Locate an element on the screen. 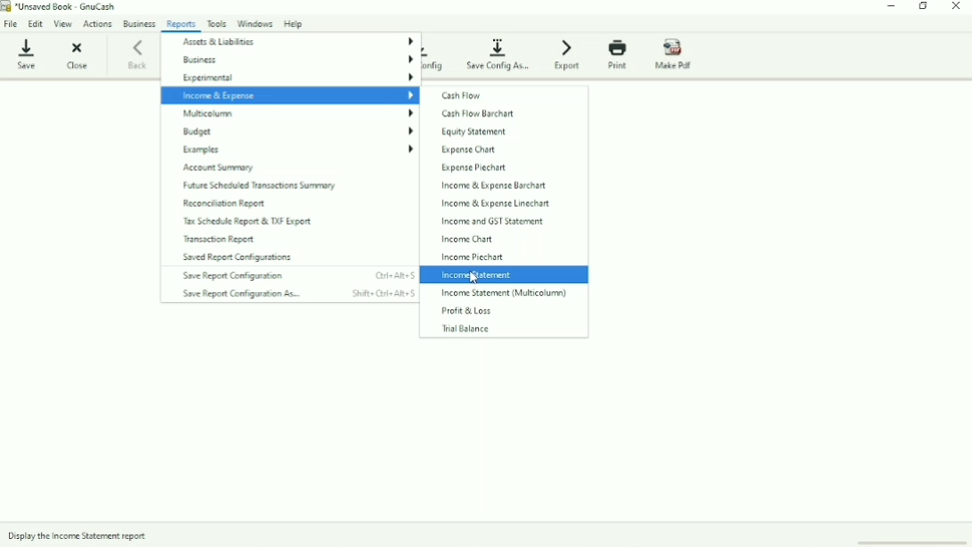  Cursor is located at coordinates (474, 278).